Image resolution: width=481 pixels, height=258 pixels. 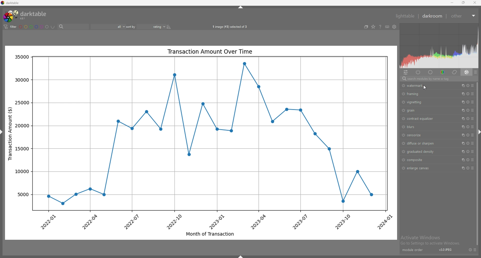 What do you see at coordinates (474, 3) in the screenshot?
I see `close` at bounding box center [474, 3].